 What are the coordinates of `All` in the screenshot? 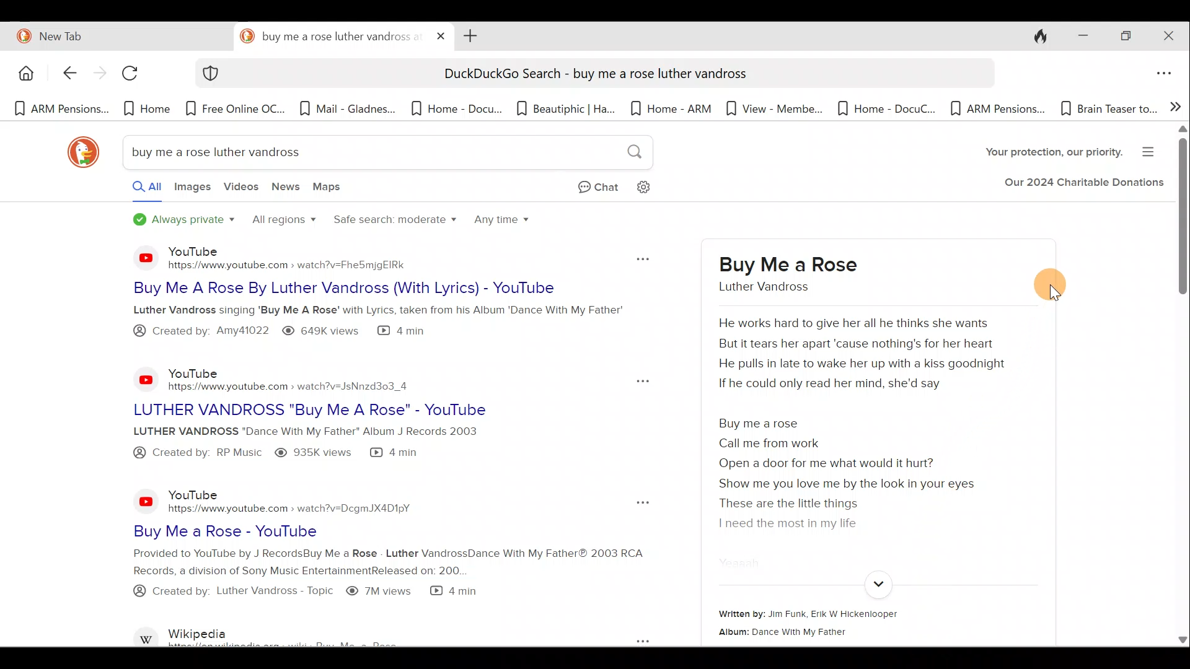 It's located at (135, 190).